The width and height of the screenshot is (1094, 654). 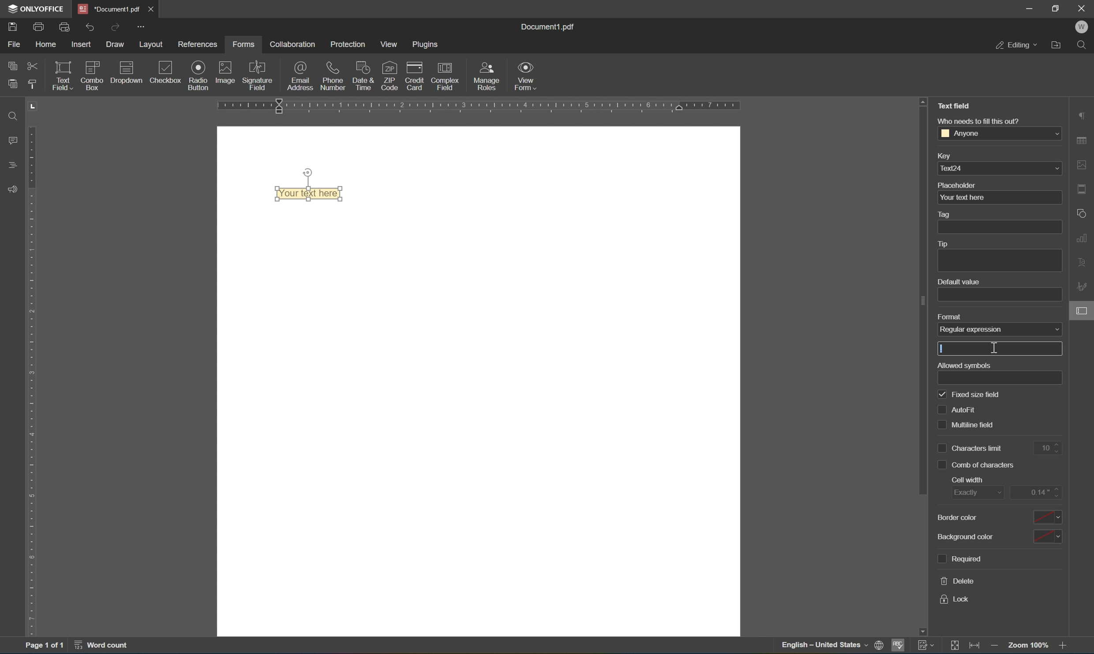 I want to click on key, so click(x=943, y=157).